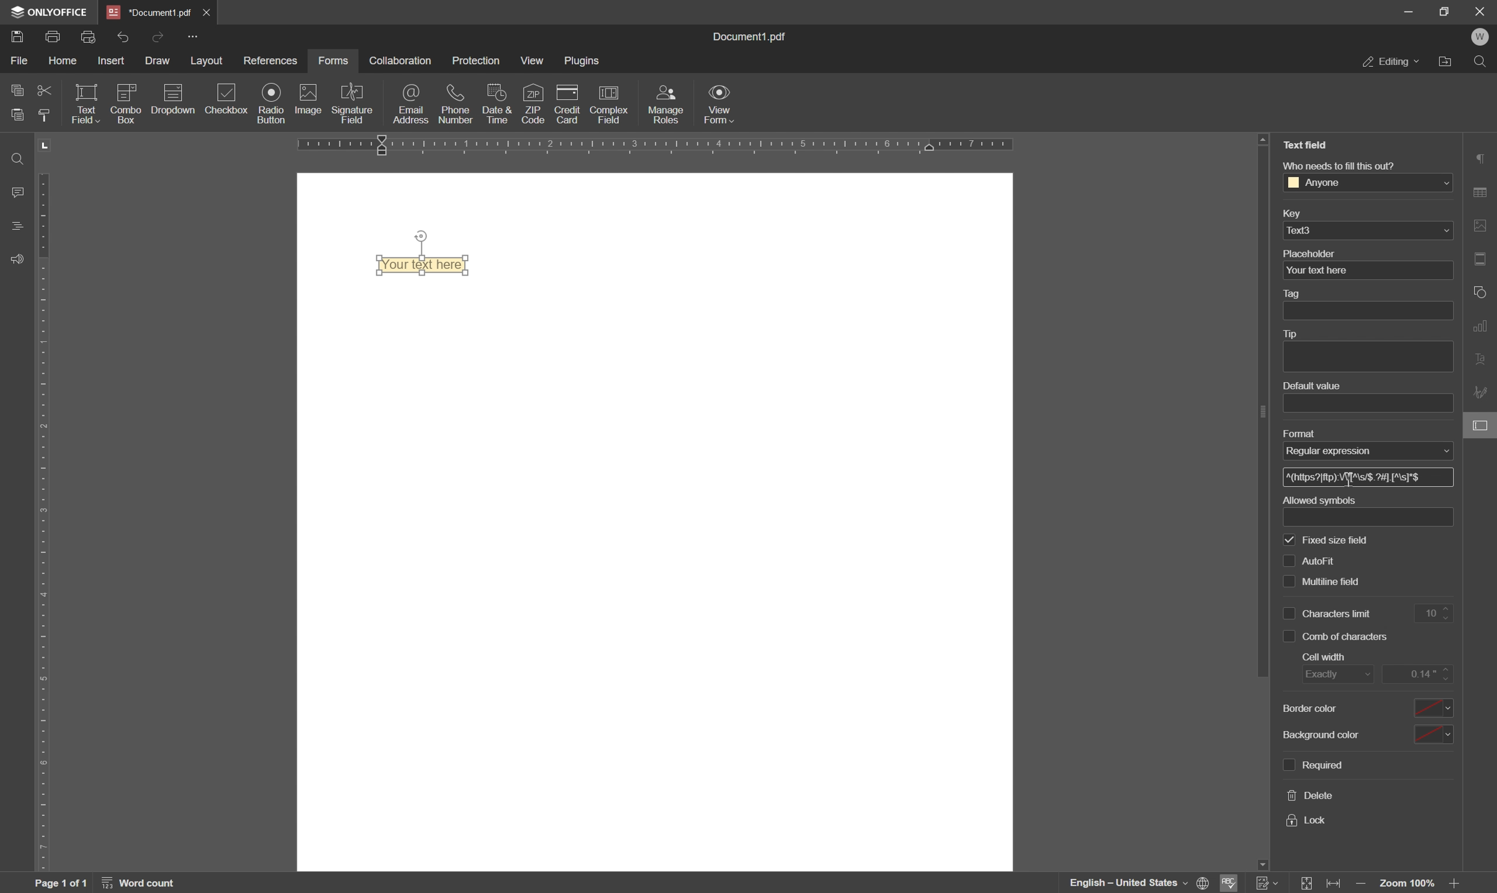  I want to click on auto fill, so click(1339, 537).